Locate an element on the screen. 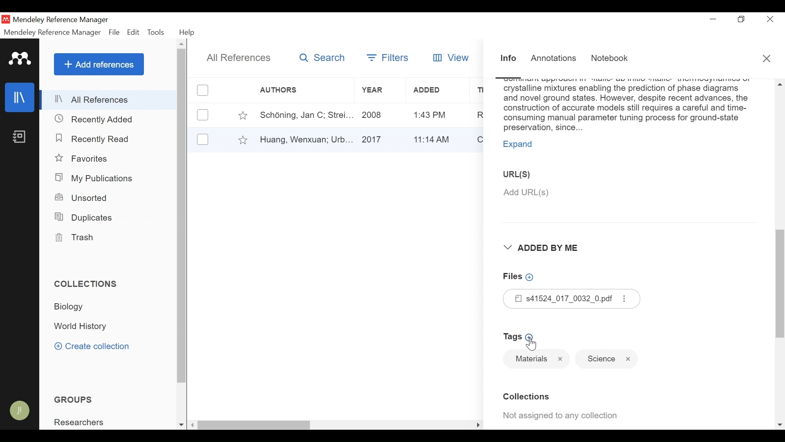  Search is located at coordinates (323, 58).